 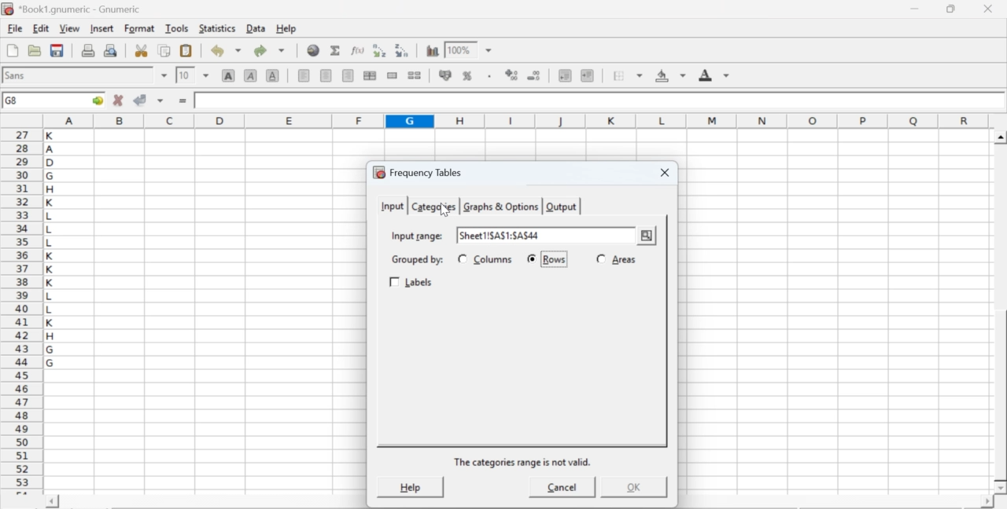 What do you see at coordinates (370, 75) in the screenshot?
I see `center horizontally` at bounding box center [370, 75].